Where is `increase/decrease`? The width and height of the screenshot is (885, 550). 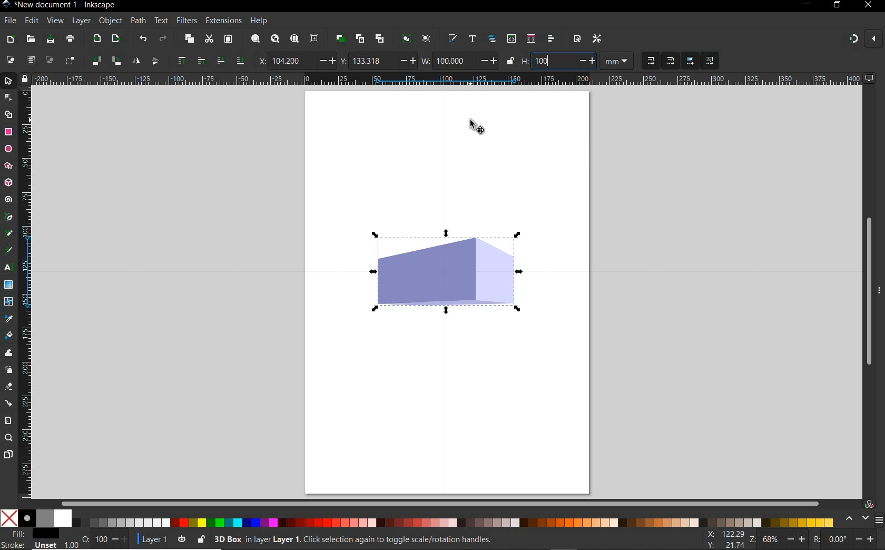 increase/decrease is located at coordinates (866, 539).